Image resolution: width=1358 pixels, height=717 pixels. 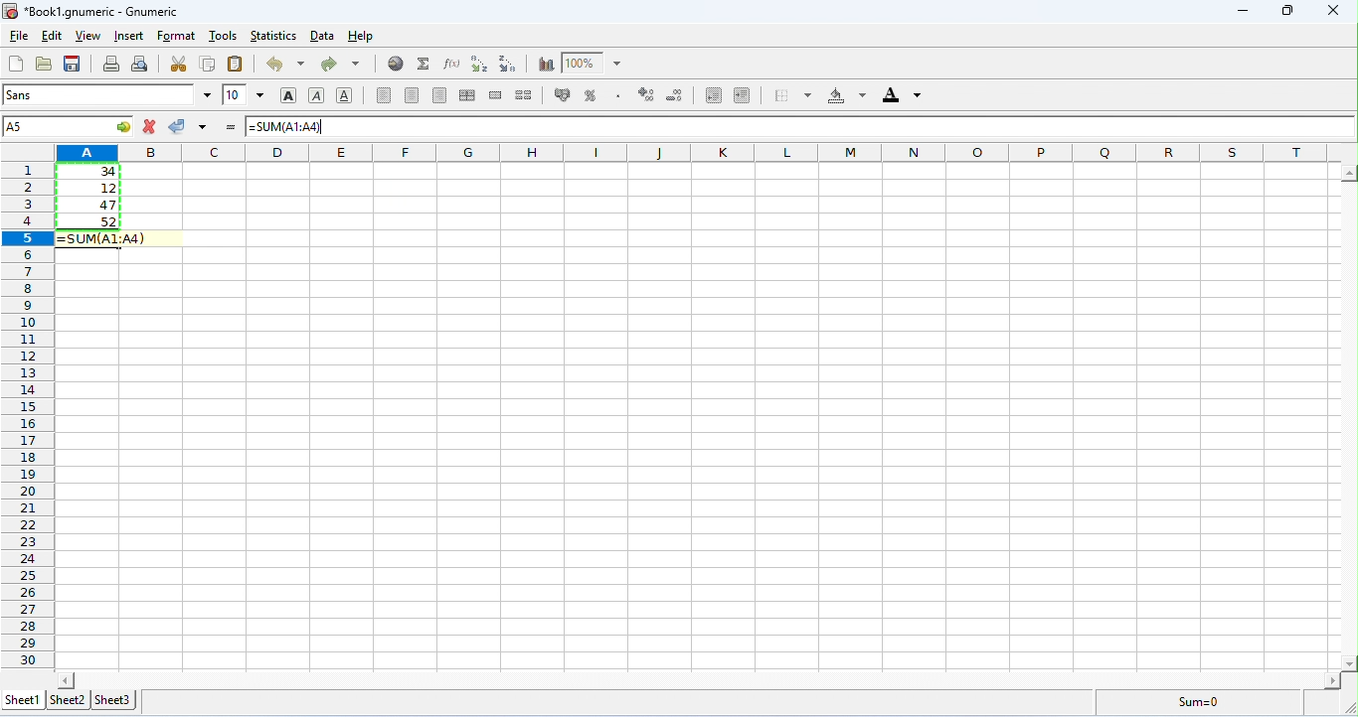 What do you see at coordinates (100, 240) in the screenshot?
I see `formula for sum in selected cell` at bounding box center [100, 240].